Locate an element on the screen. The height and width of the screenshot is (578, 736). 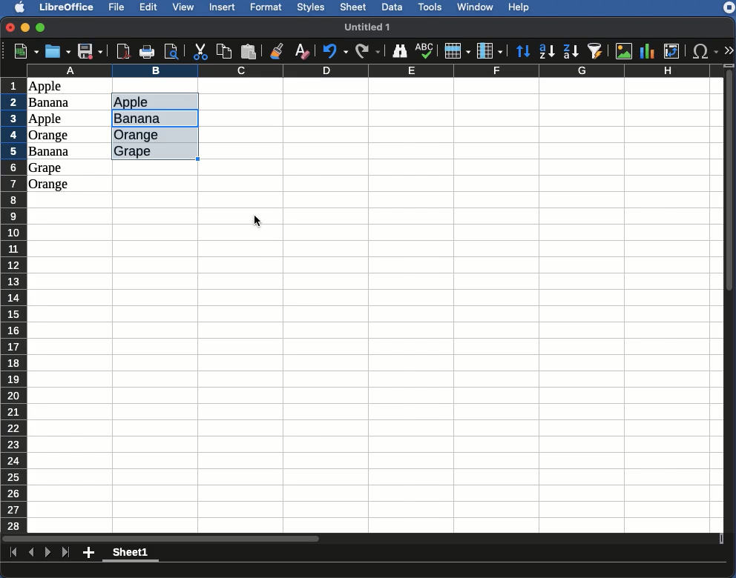
Sheet1 is located at coordinates (131, 554).